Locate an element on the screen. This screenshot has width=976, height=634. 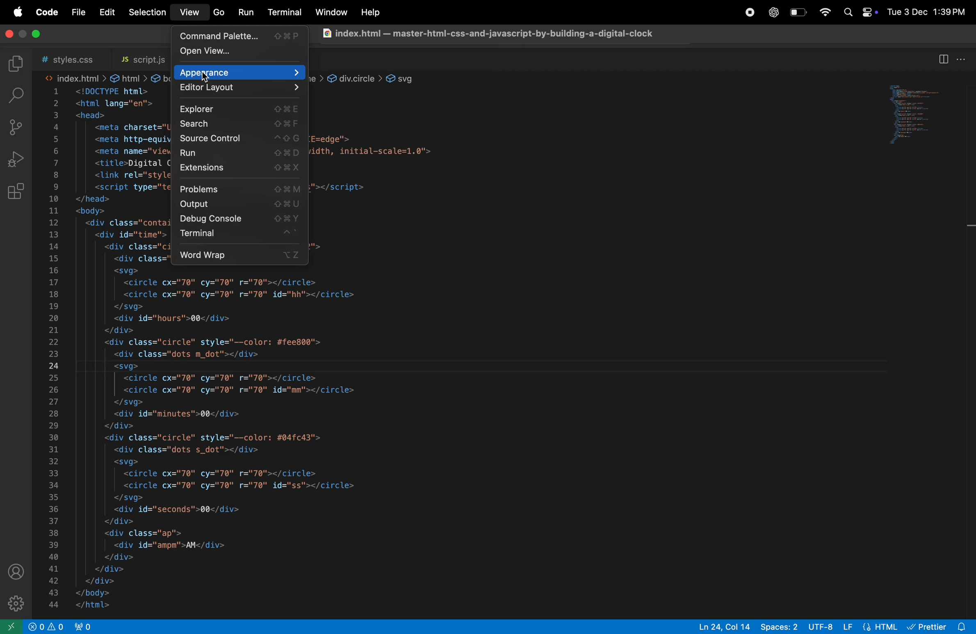
terminal is located at coordinates (283, 12).